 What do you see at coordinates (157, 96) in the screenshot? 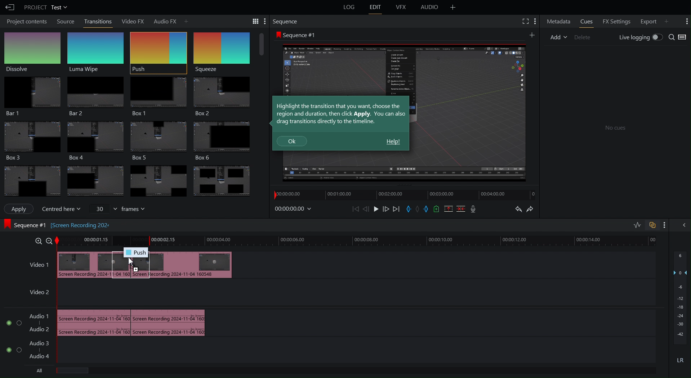
I see `Box 1` at bounding box center [157, 96].